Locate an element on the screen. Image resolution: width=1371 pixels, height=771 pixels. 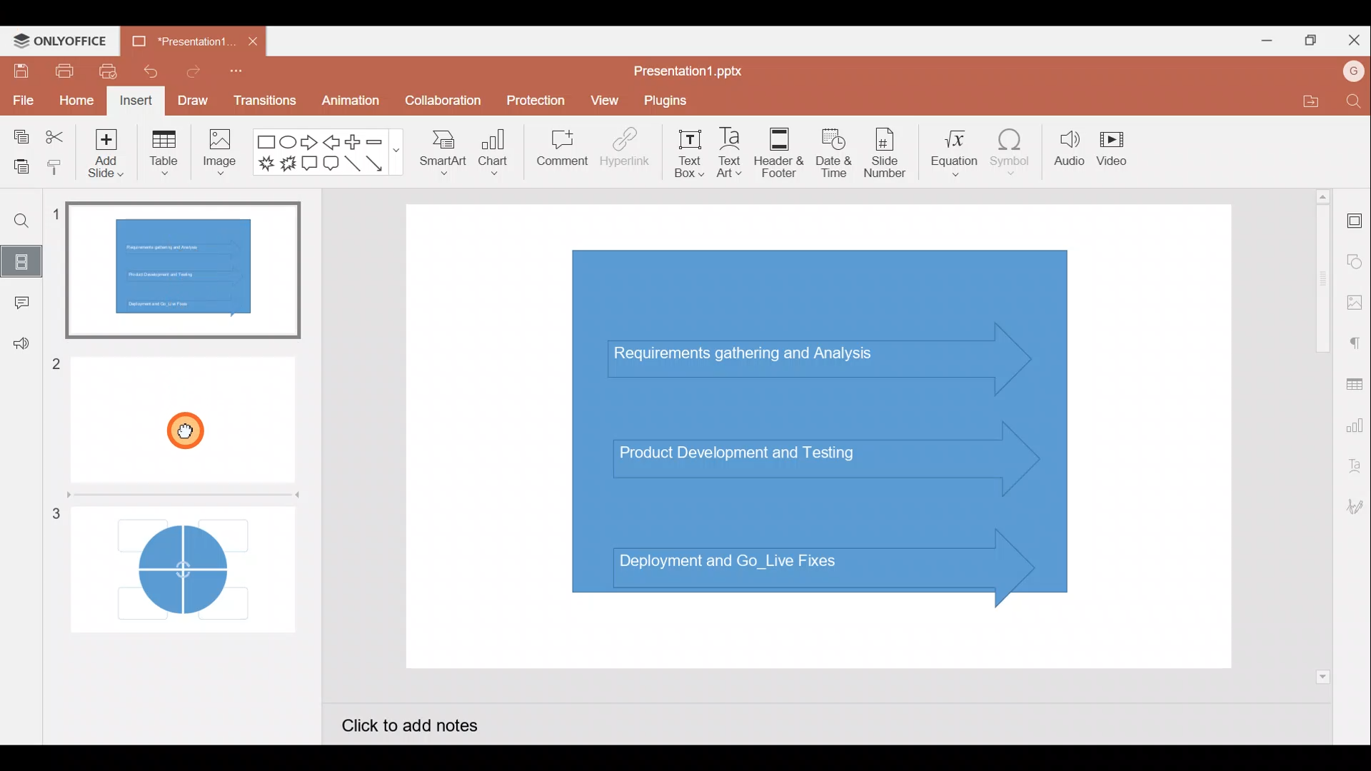
Close document is located at coordinates (251, 41).